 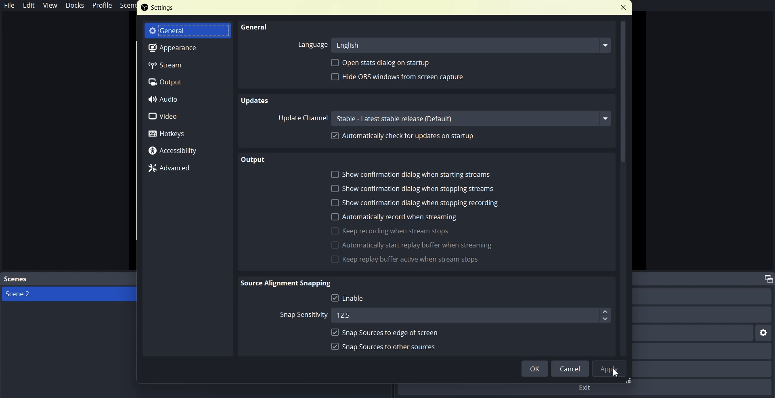 What do you see at coordinates (384, 332) in the screenshot?
I see `Snap sources to age of screen` at bounding box center [384, 332].